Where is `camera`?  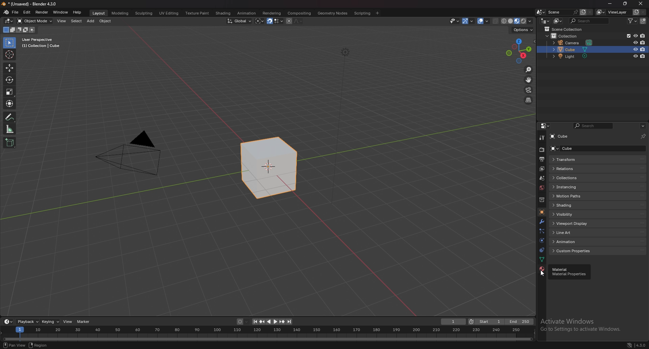
camera is located at coordinates (574, 43).